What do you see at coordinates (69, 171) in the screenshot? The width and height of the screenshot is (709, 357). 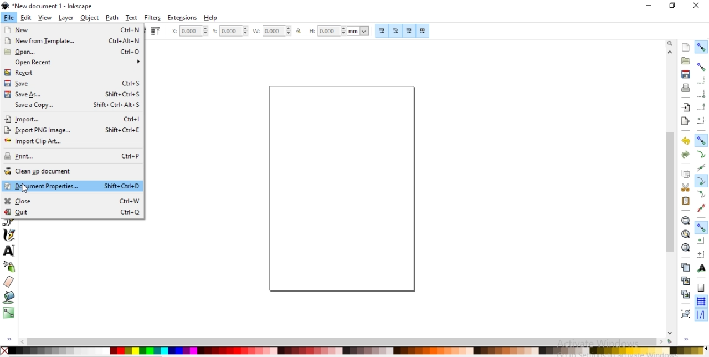 I see `clean up document` at bounding box center [69, 171].